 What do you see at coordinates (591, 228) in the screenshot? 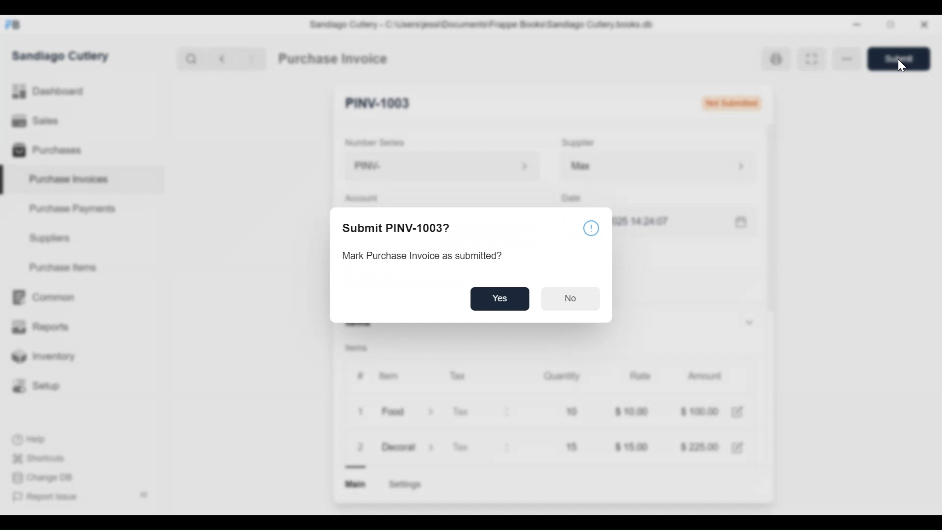
I see `Information` at bounding box center [591, 228].